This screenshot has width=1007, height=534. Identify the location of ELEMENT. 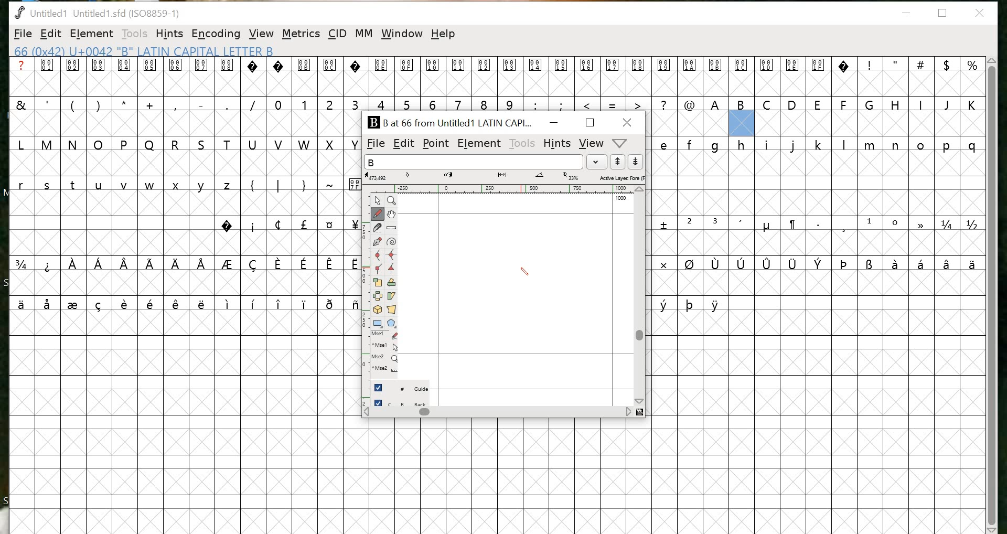
(91, 34).